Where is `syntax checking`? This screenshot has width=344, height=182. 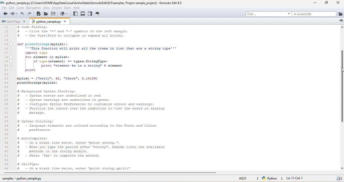 syntax checking is located at coordinates (339, 178).